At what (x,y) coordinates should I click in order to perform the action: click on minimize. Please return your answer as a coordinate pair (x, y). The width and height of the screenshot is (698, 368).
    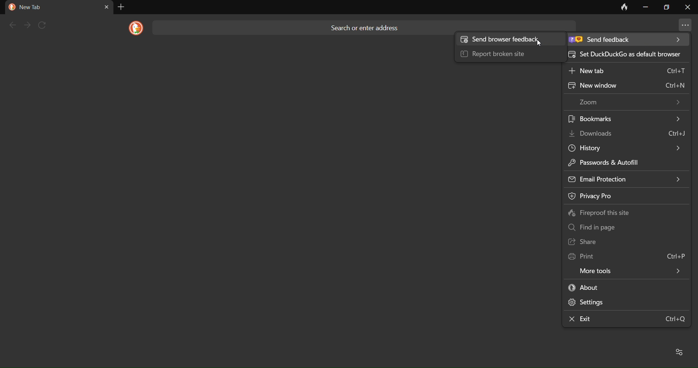
    Looking at the image, I should click on (645, 7).